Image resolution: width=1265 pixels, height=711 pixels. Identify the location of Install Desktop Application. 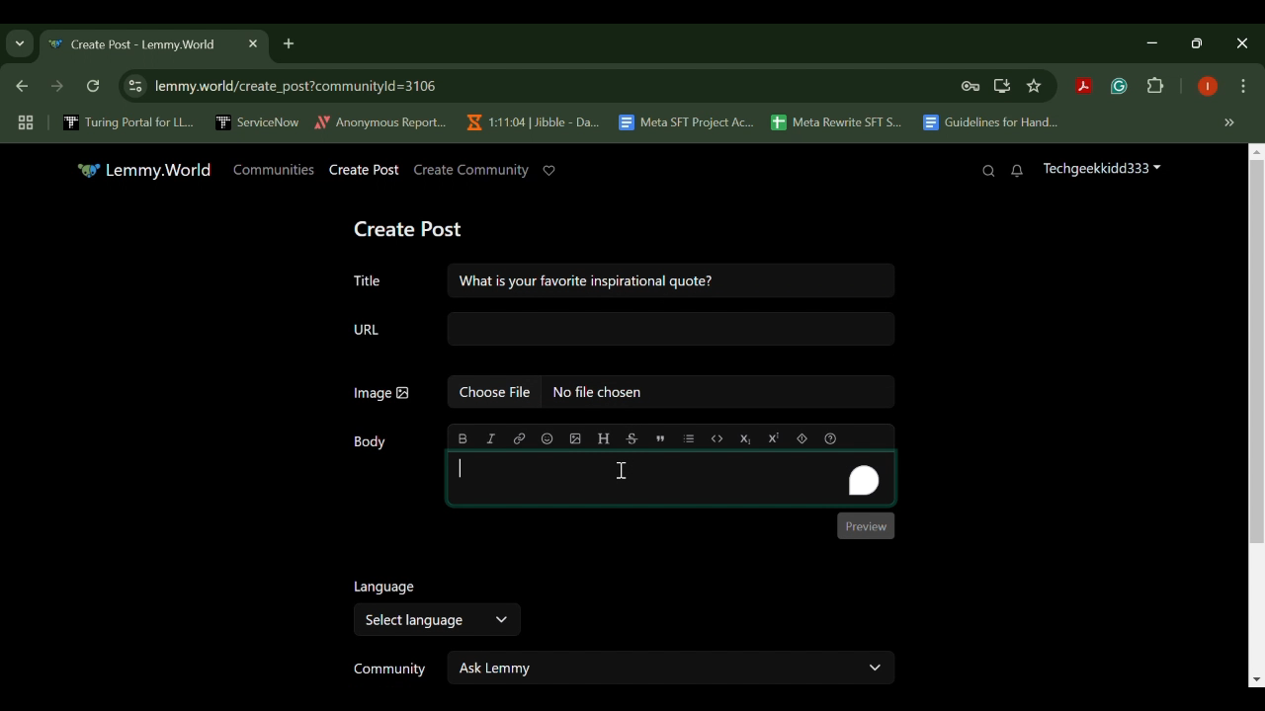
(1001, 86).